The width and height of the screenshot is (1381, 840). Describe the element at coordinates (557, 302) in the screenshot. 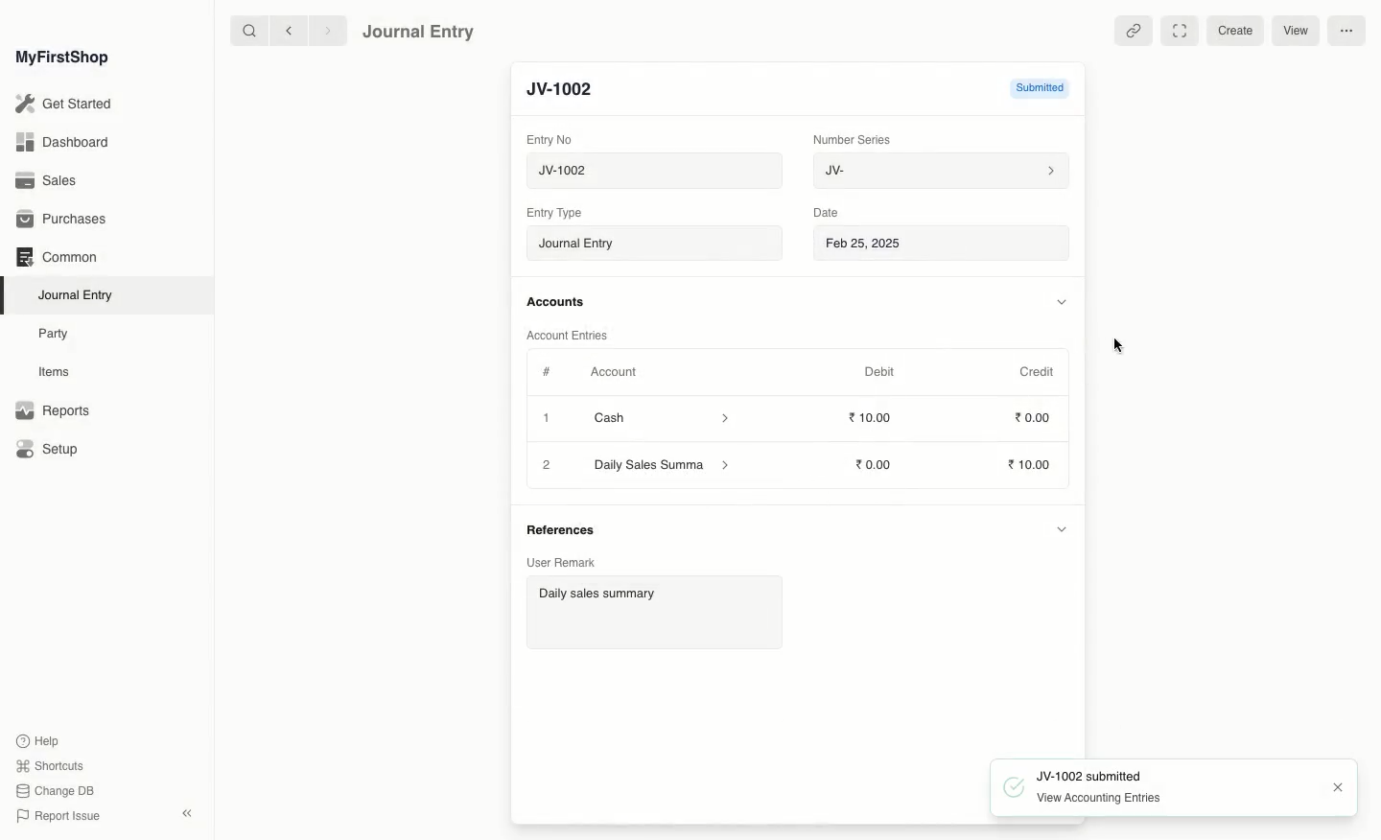

I see `Accounts` at that location.